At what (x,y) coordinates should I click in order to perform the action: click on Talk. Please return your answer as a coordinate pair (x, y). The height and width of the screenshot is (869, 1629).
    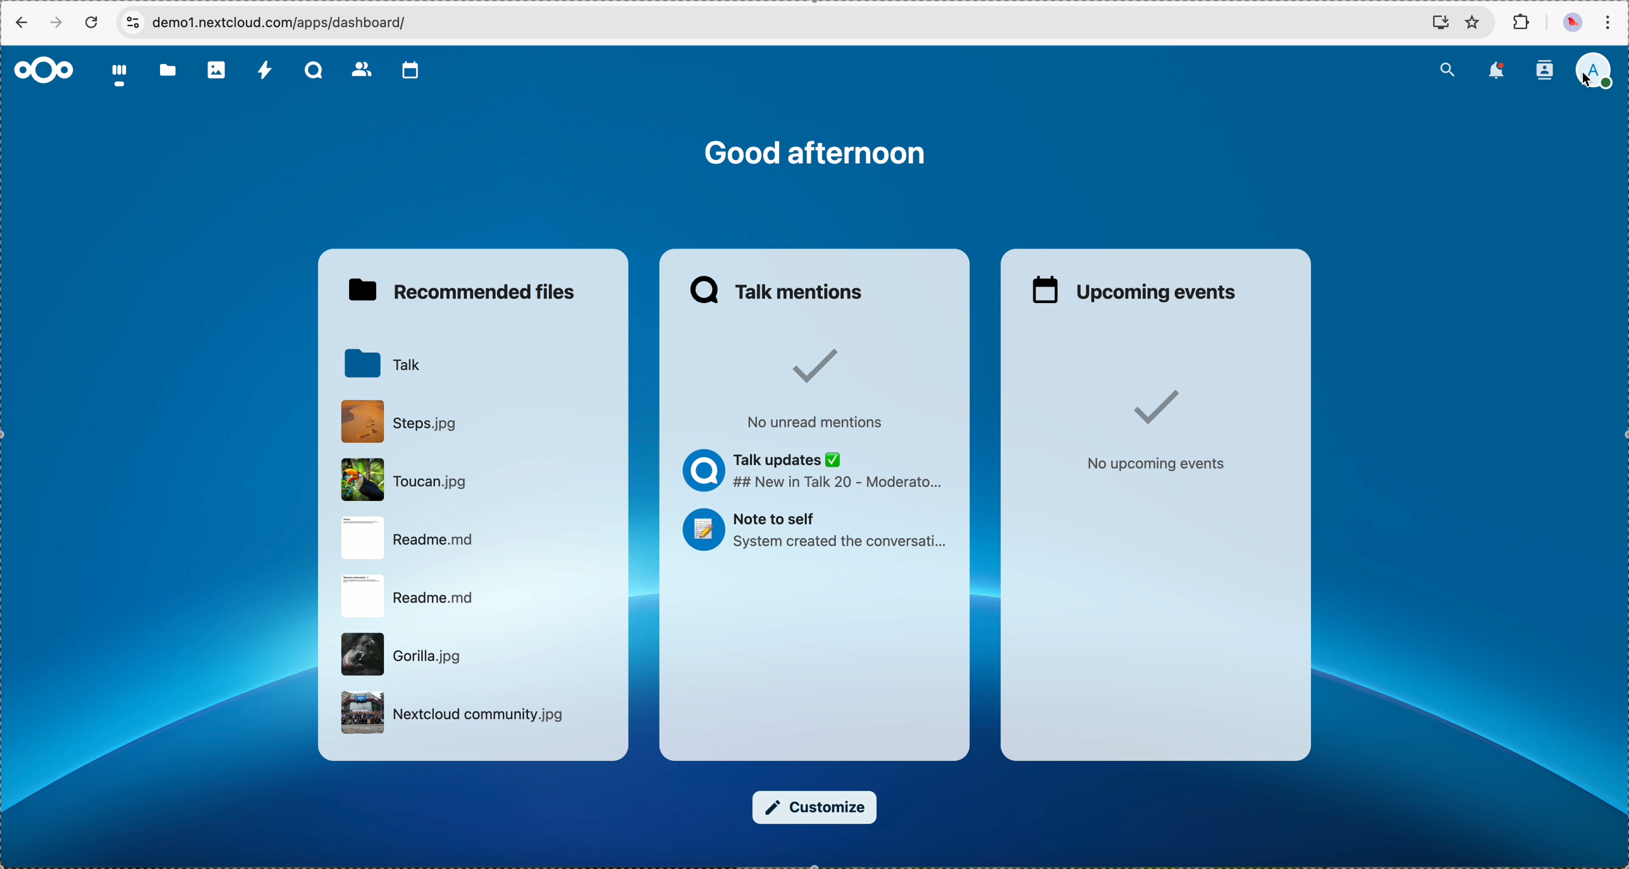
    Looking at the image, I should click on (316, 71).